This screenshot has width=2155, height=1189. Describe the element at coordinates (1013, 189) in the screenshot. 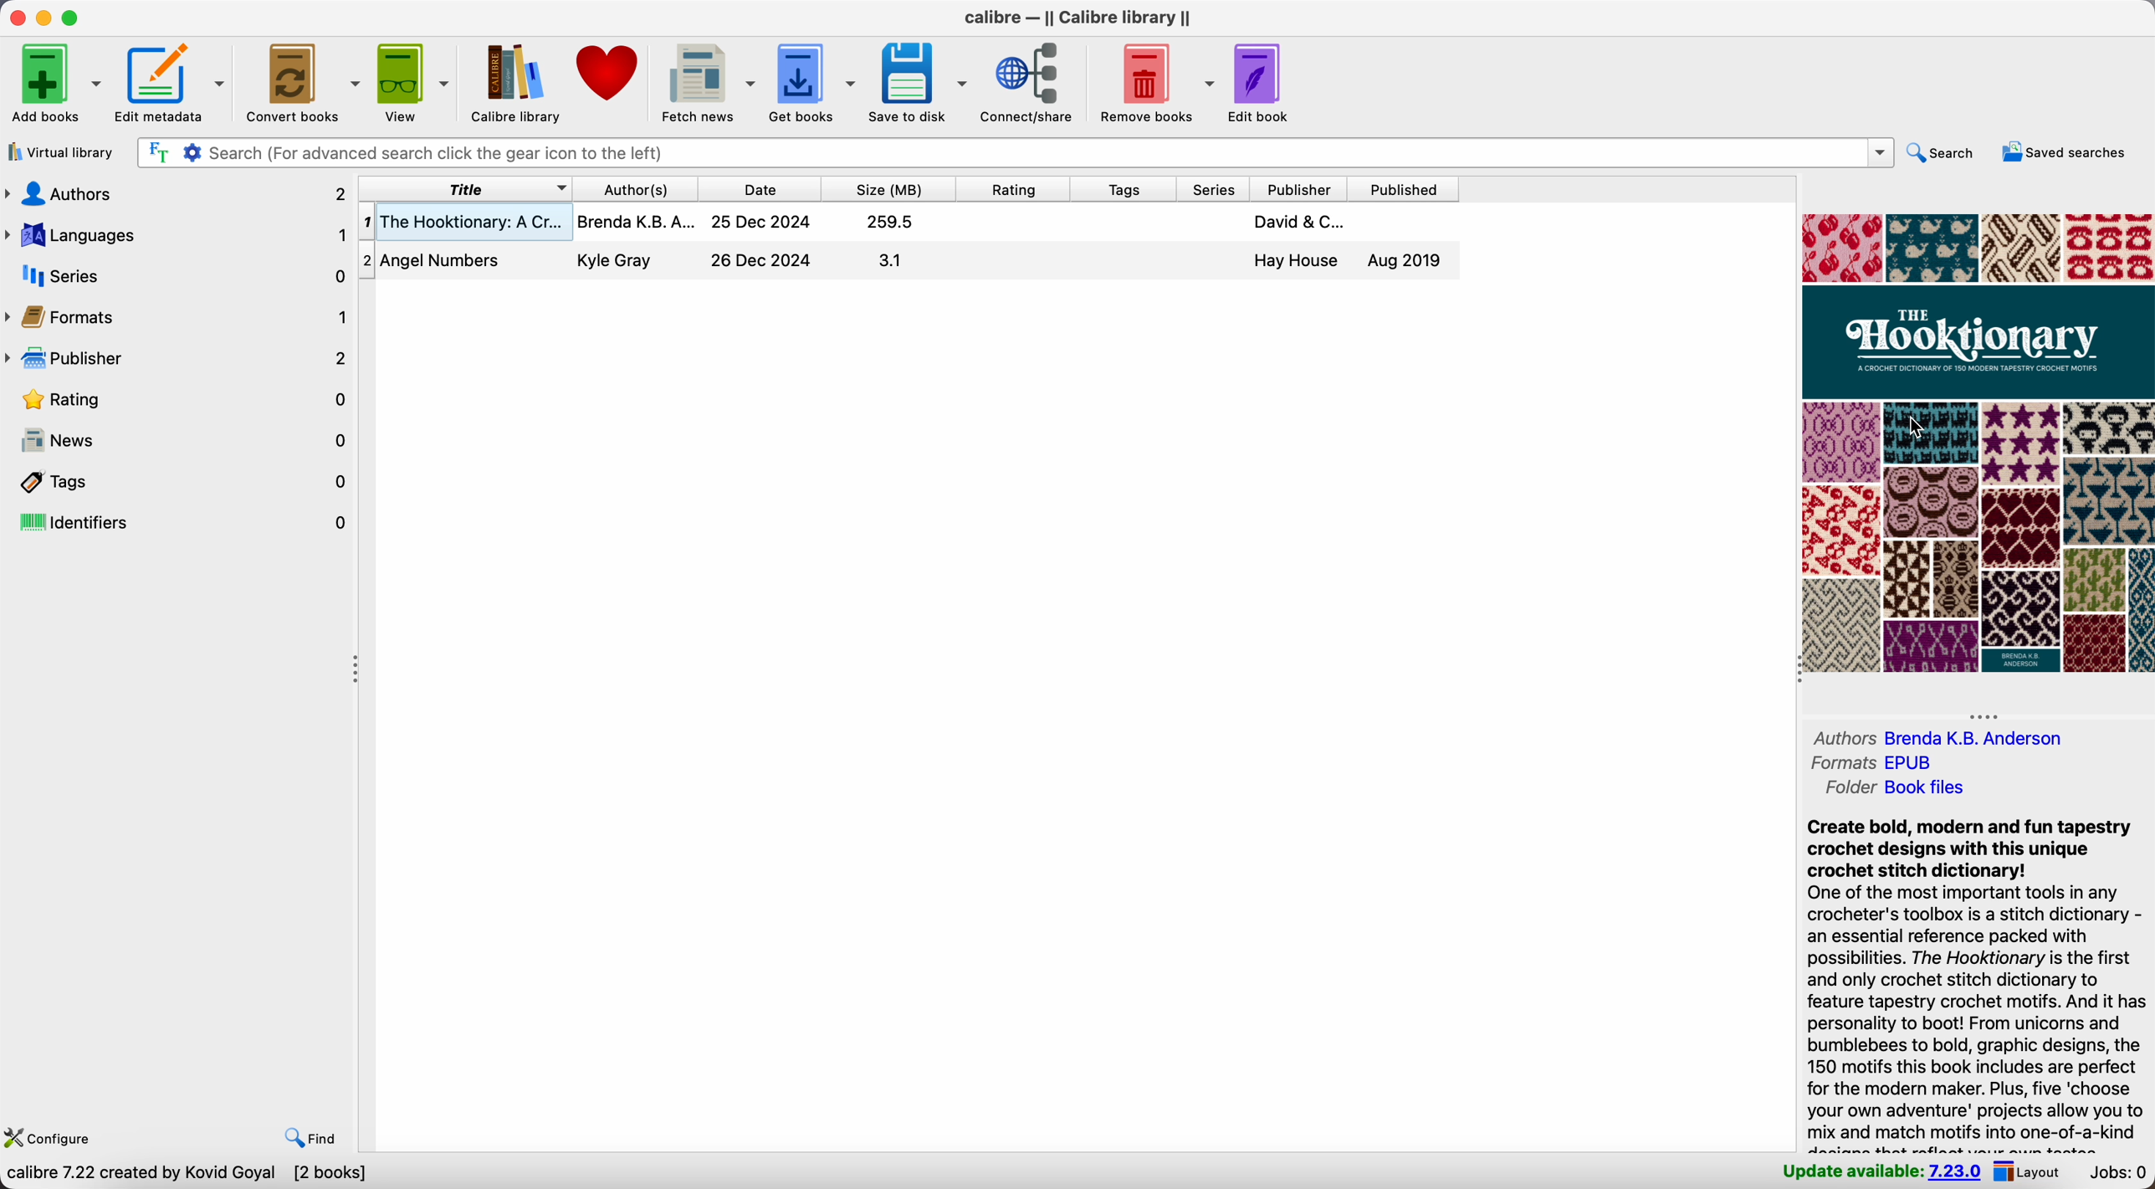

I see `rating` at that location.